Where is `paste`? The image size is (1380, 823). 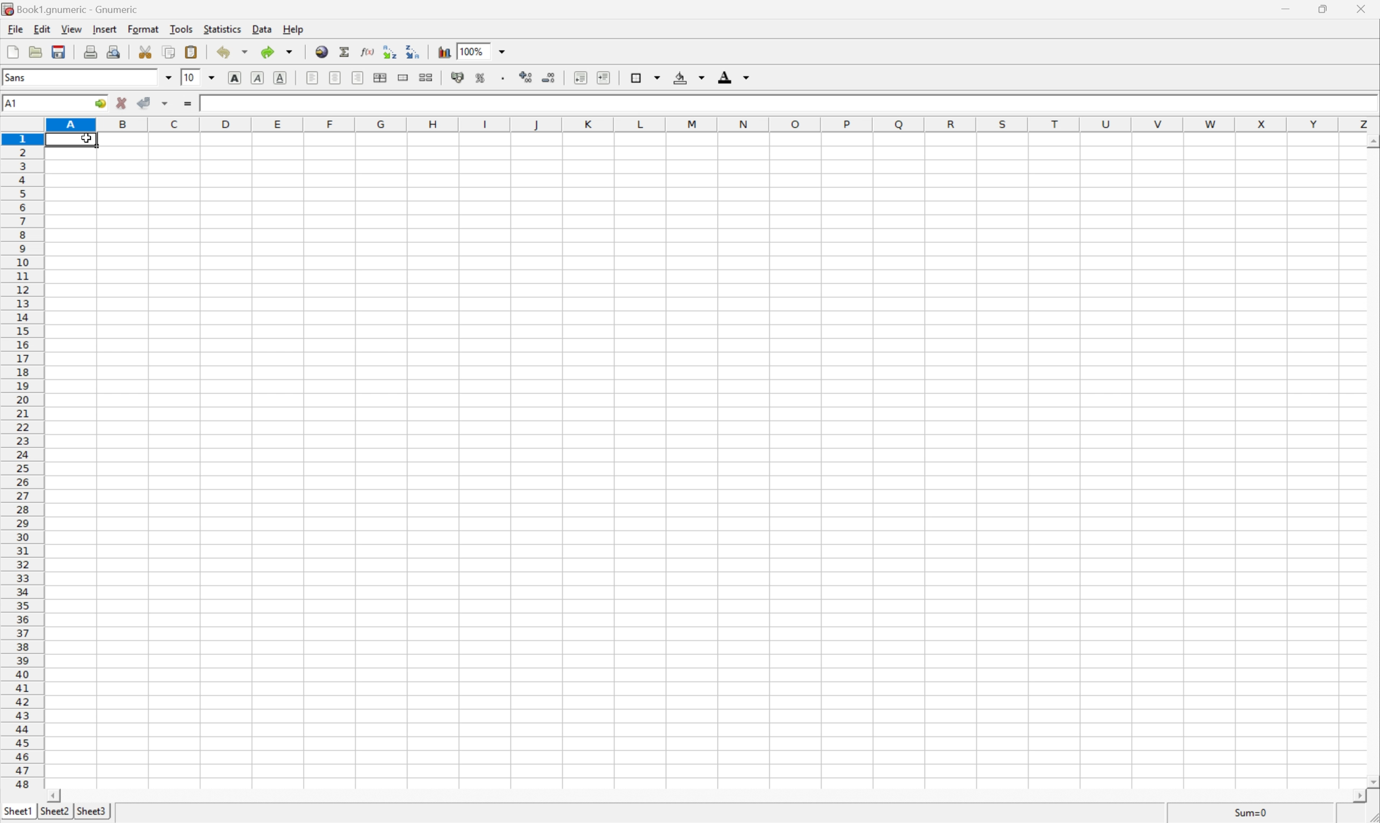 paste is located at coordinates (191, 50).